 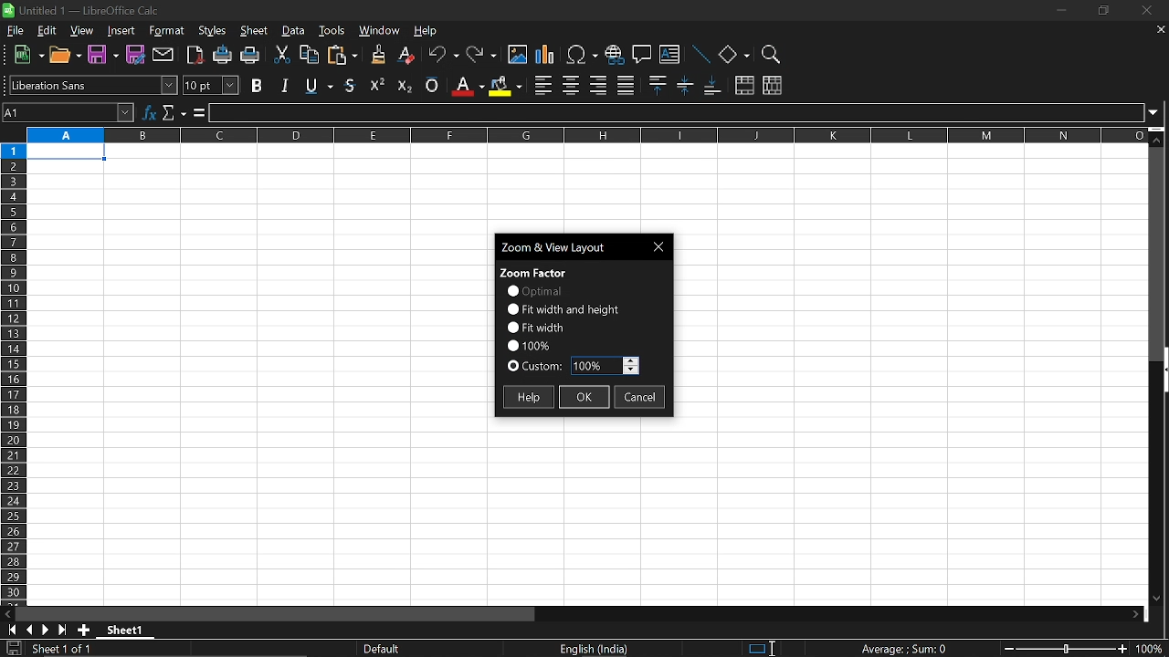 What do you see at coordinates (598, 85) in the screenshot?
I see `align right` at bounding box center [598, 85].